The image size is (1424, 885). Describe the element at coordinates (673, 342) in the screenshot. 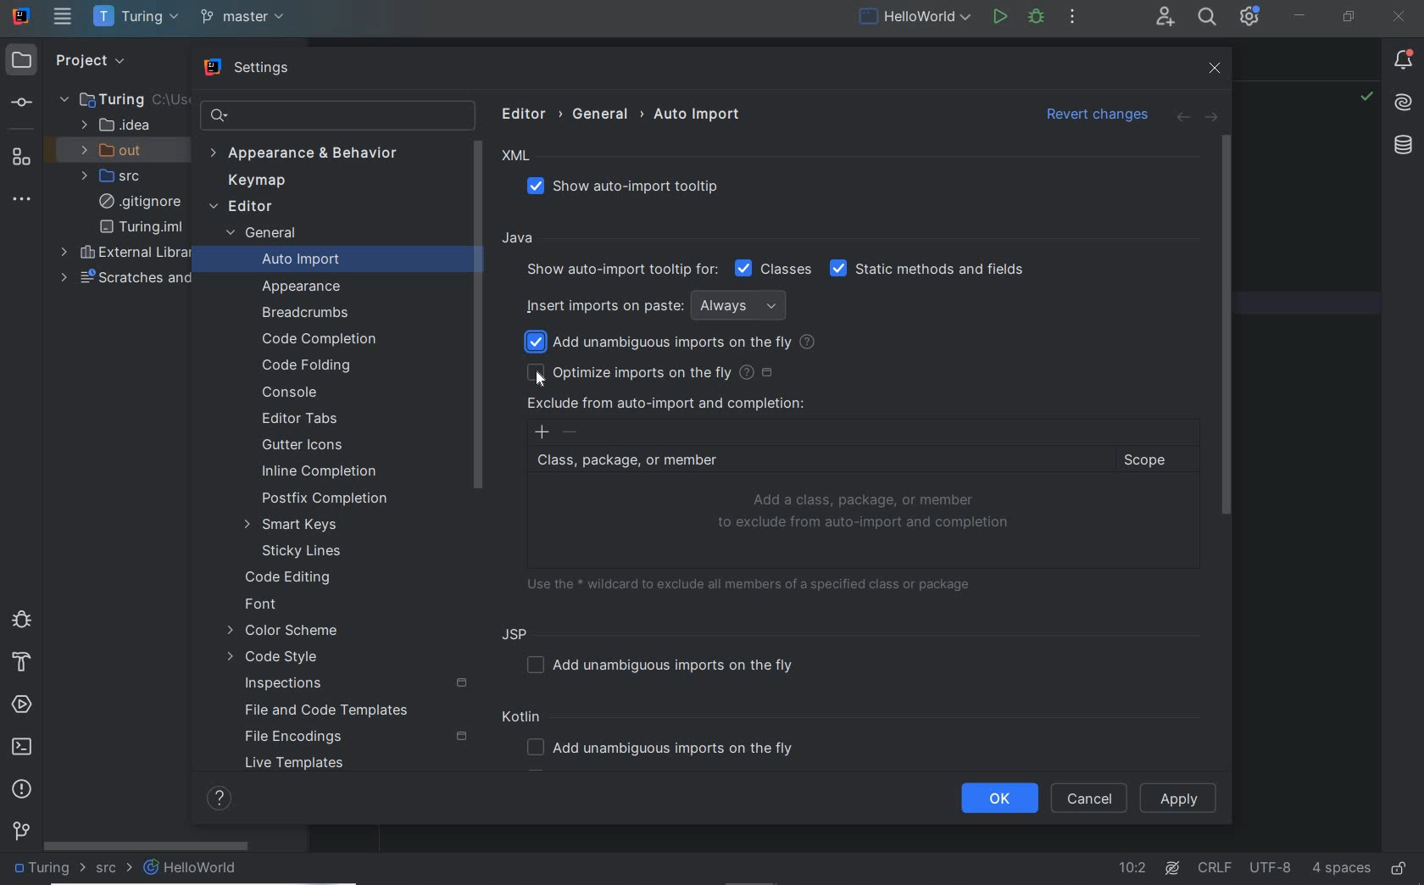

I see `ADD UNAMBIGUOUS IMPORTS ON THE FLY (checked)` at that location.